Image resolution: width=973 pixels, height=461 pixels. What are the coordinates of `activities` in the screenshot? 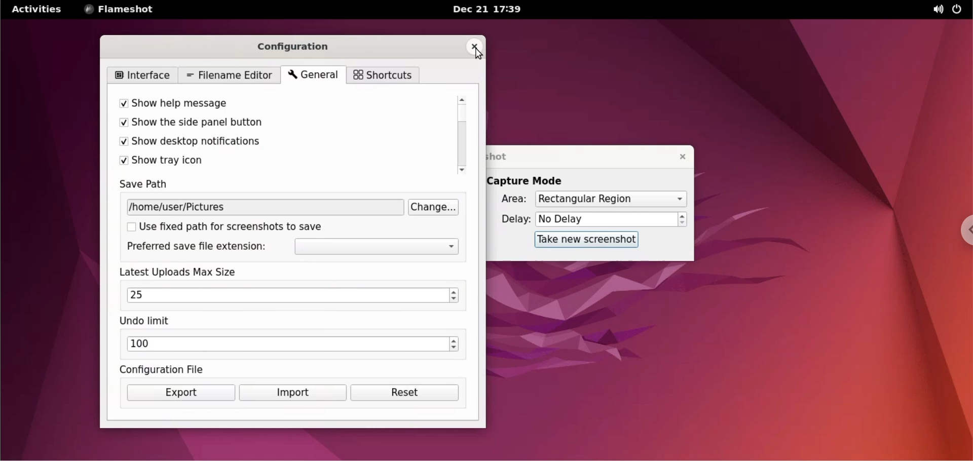 It's located at (37, 9).